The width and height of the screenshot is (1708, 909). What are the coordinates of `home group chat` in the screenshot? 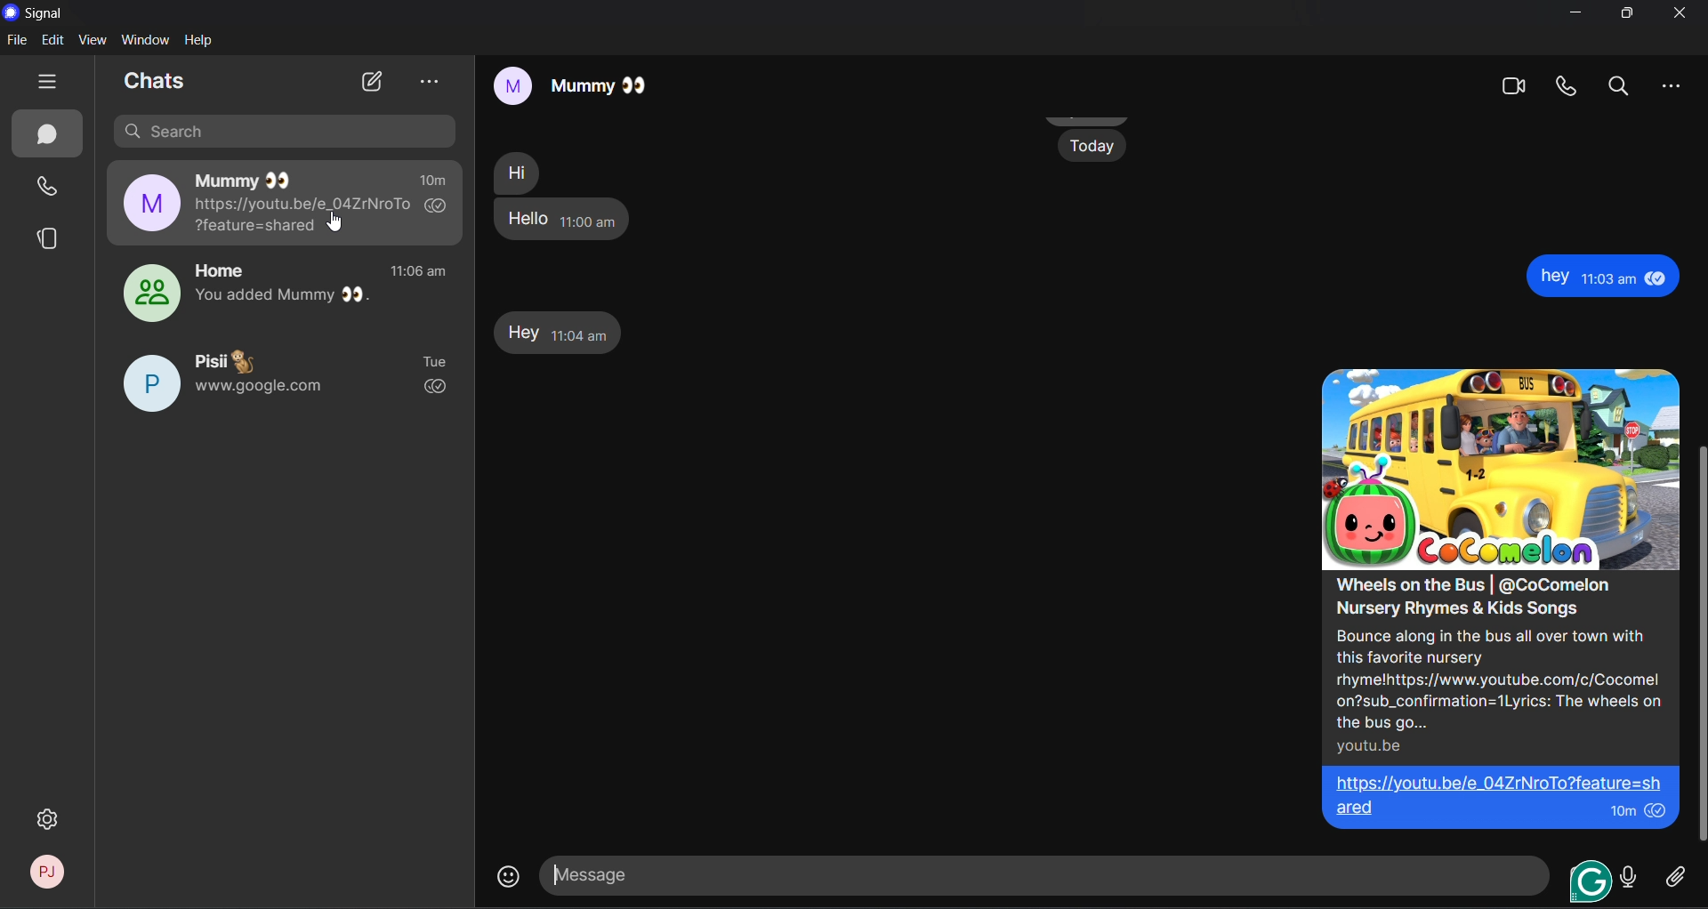 It's located at (285, 291).